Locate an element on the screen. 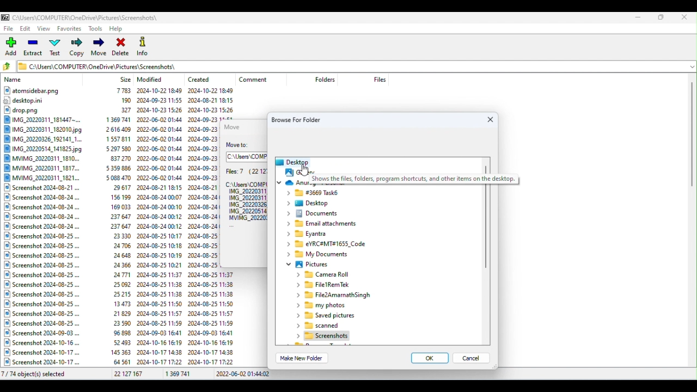 The width and height of the screenshot is (697, 392). Modified is located at coordinates (152, 79).